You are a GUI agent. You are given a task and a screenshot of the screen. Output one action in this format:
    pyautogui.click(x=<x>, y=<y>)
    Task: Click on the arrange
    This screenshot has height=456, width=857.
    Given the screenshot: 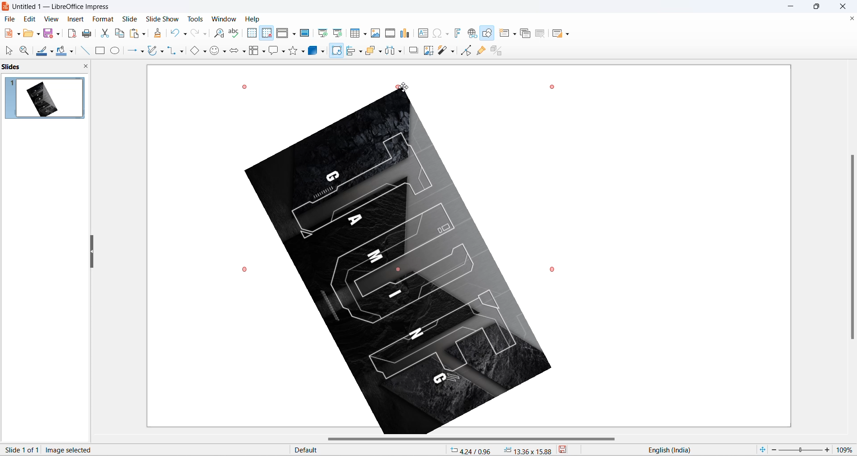 What is the action you would take?
    pyautogui.click(x=373, y=50)
    